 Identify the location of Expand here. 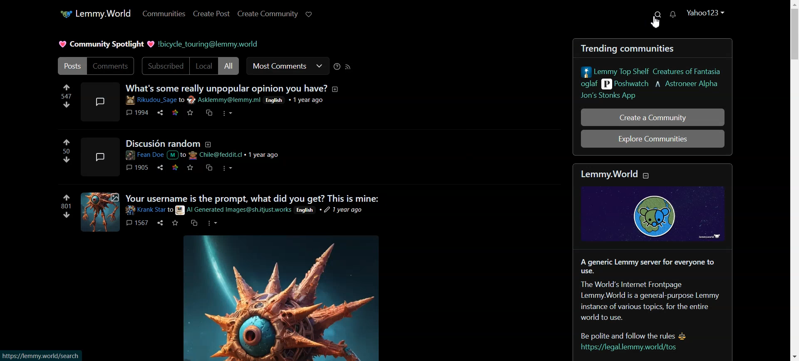
(99, 157).